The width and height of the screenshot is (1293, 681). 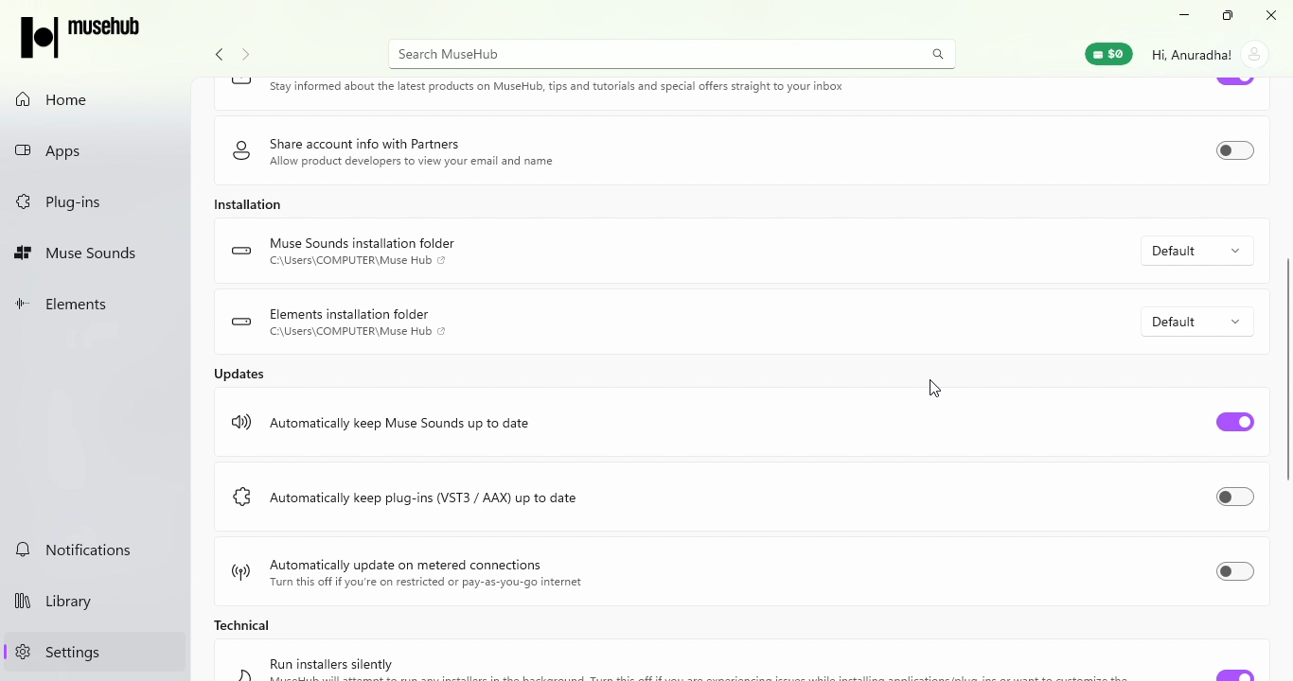 I want to click on Settings, so click(x=92, y=652).